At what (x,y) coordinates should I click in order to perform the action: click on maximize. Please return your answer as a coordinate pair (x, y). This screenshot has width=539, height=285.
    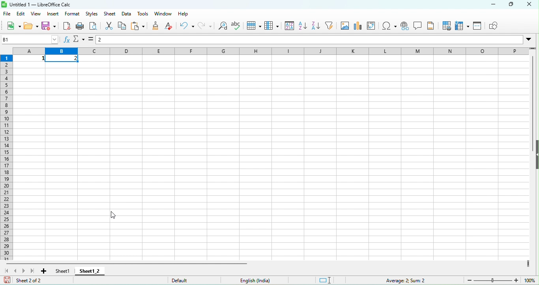
    Looking at the image, I should click on (511, 5).